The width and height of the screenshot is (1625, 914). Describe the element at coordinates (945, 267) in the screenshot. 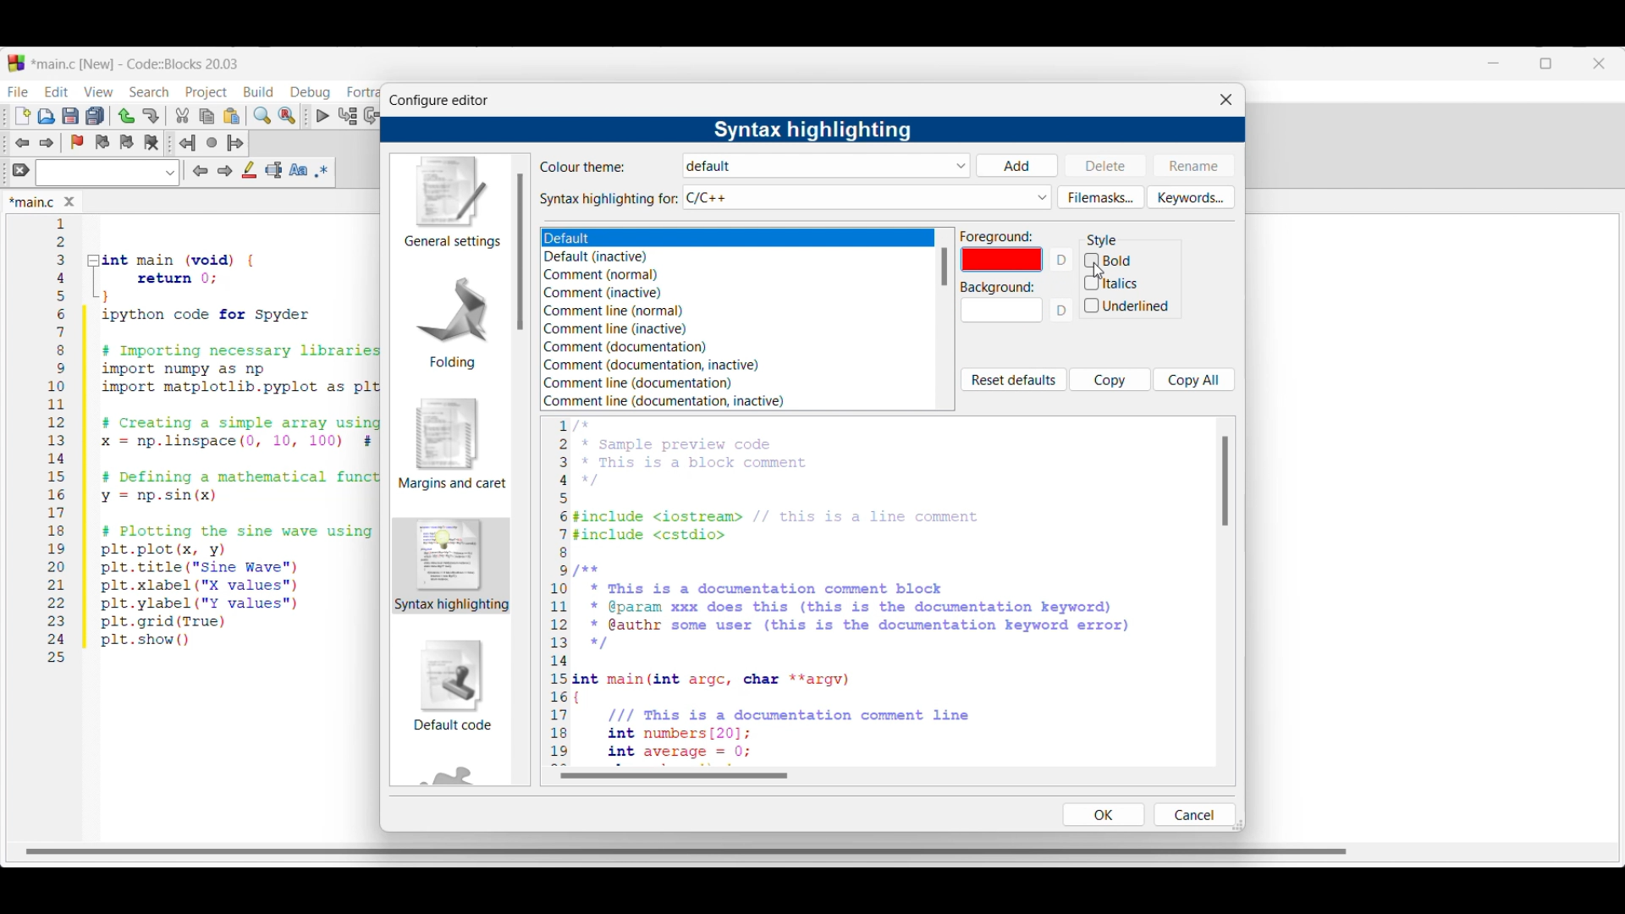

I see `Vertical slide bar` at that location.